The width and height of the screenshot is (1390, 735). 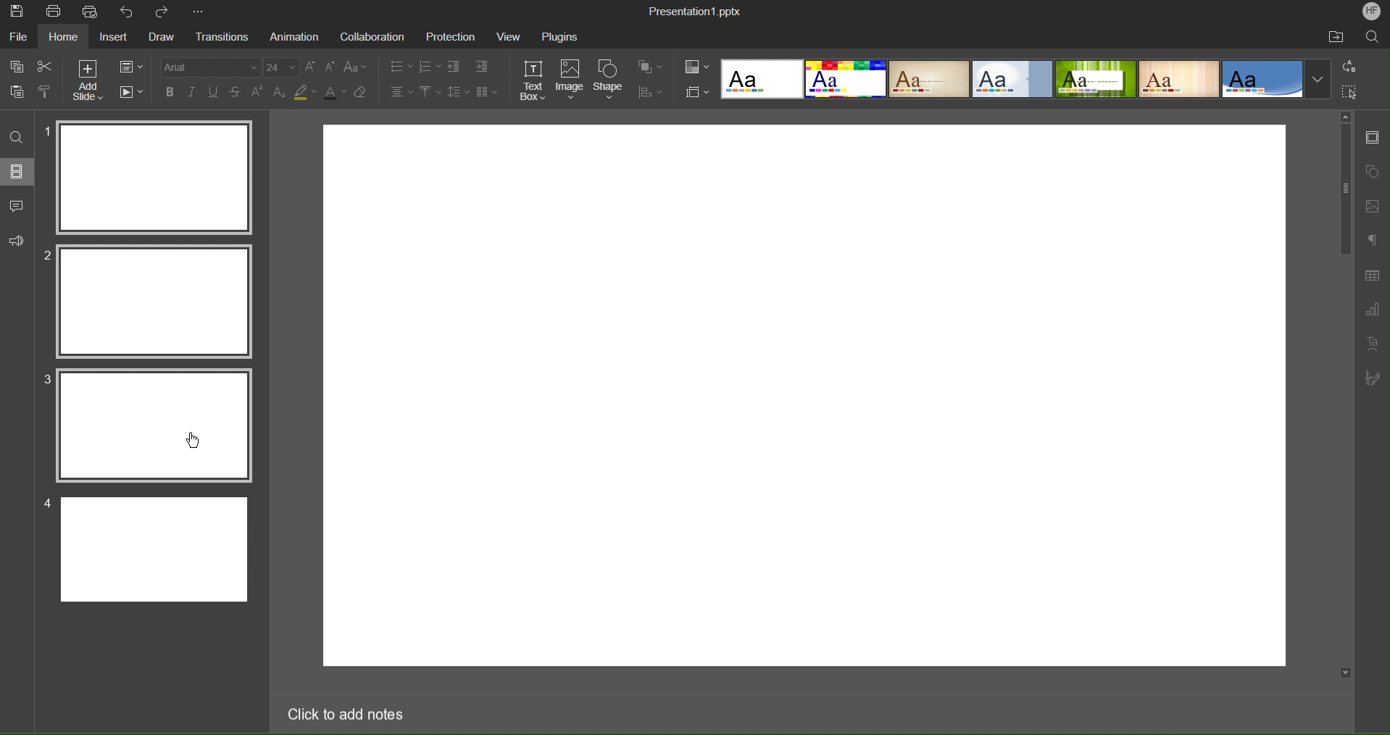 I want to click on font size, so click(x=280, y=67).